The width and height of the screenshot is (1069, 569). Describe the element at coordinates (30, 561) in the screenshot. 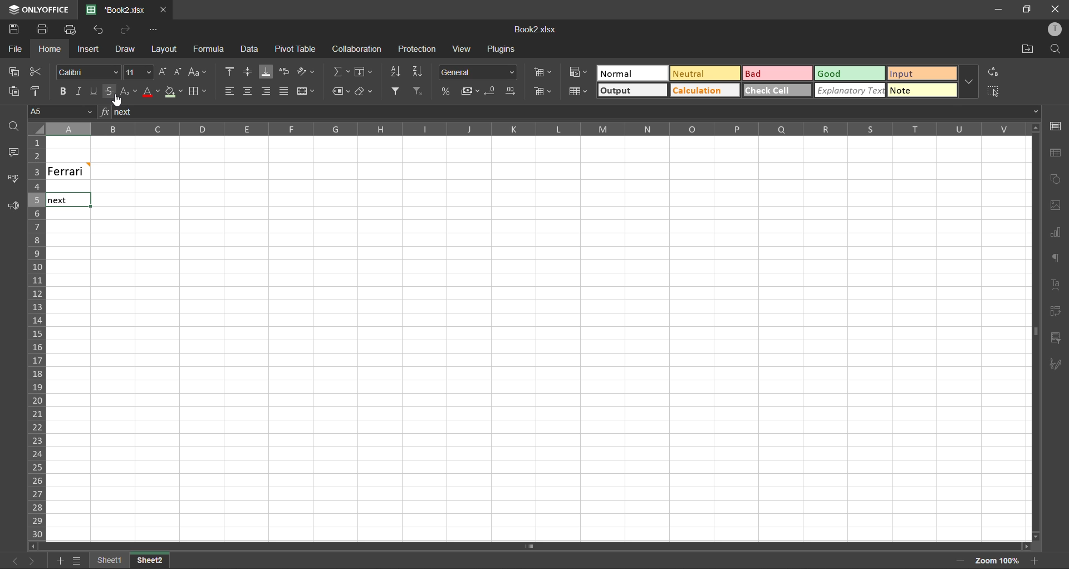

I see `next` at that location.